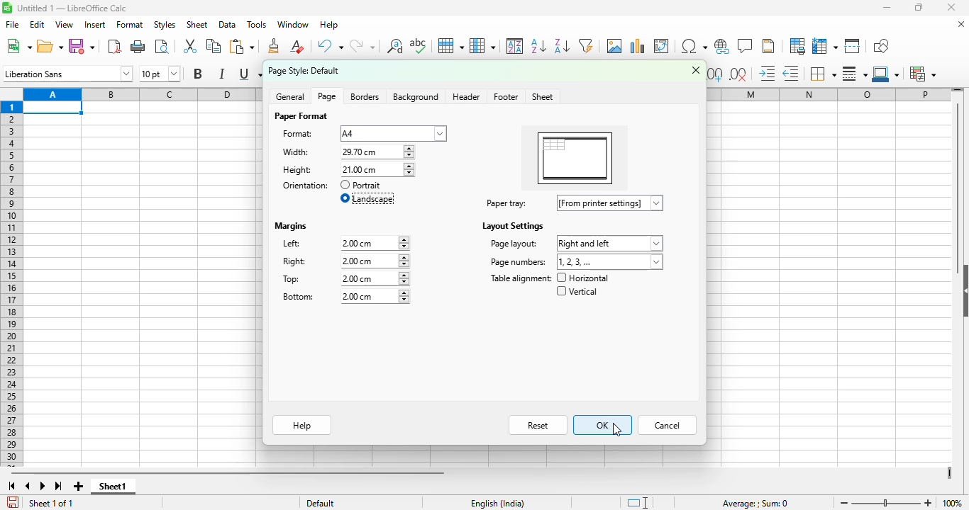 The width and height of the screenshot is (969, 510). Describe the element at coordinates (603, 425) in the screenshot. I see `OK` at that location.